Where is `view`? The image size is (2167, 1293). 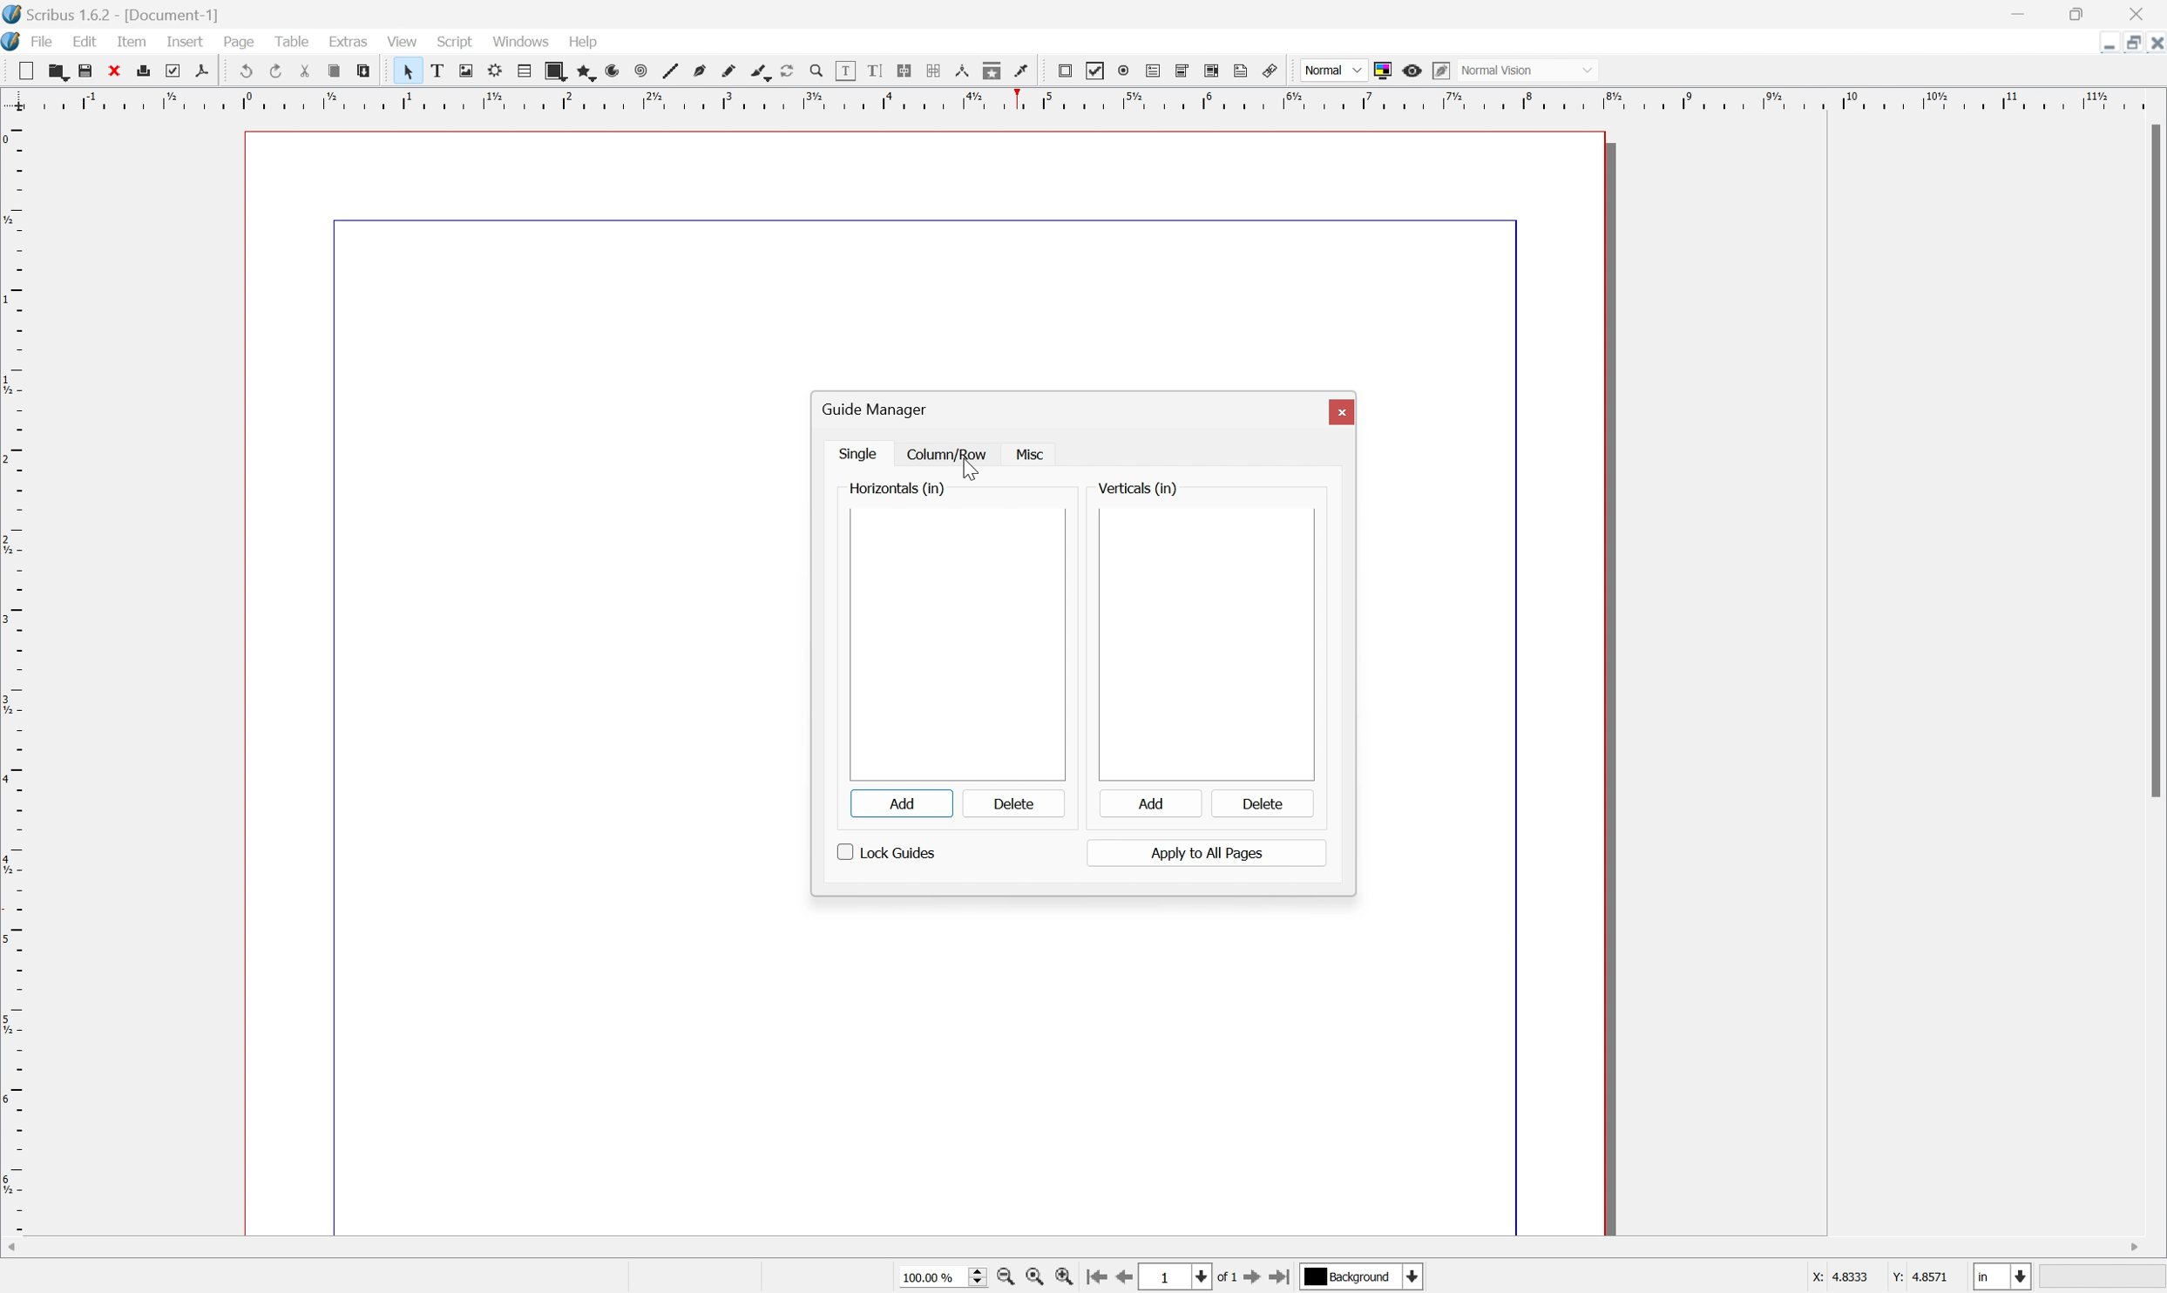
view is located at coordinates (406, 43).